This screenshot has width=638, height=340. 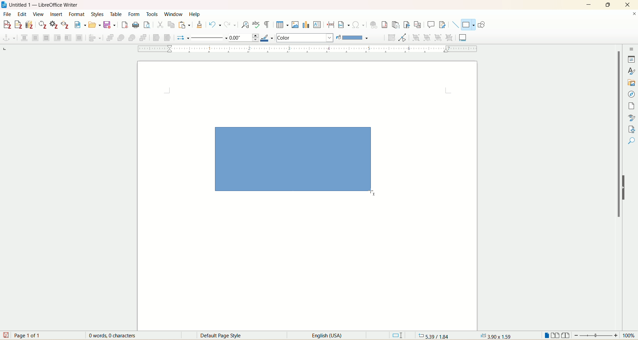 I want to click on document name, so click(x=47, y=5).